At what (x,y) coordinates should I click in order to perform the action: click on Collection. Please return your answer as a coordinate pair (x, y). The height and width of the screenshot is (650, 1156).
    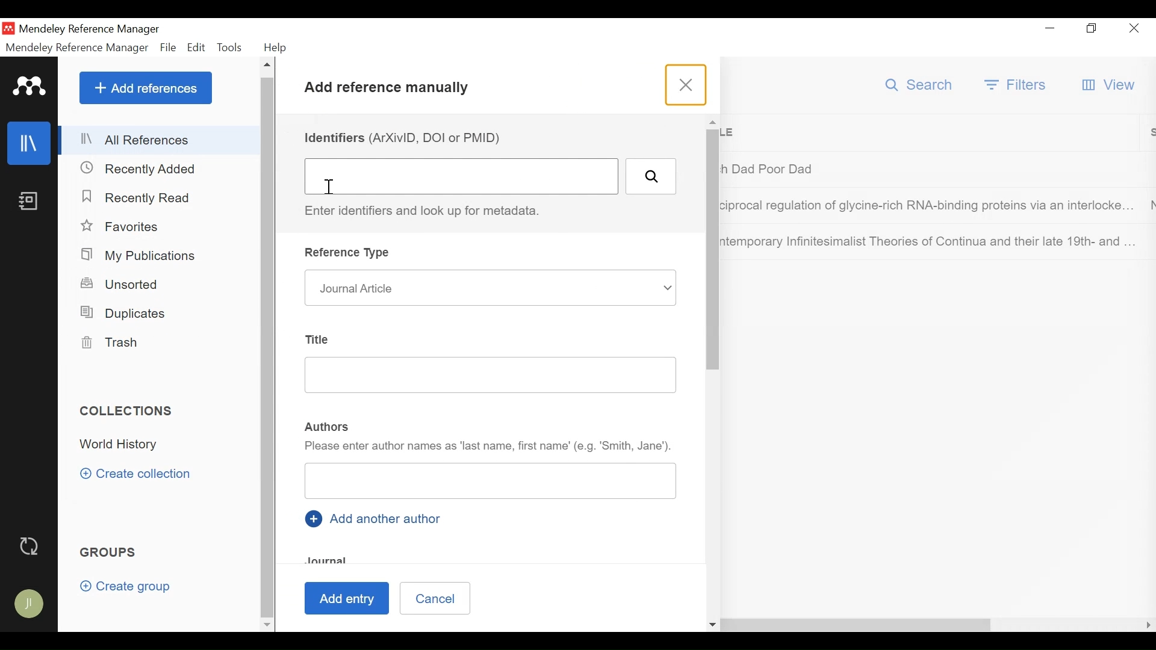
    Looking at the image, I should click on (124, 446).